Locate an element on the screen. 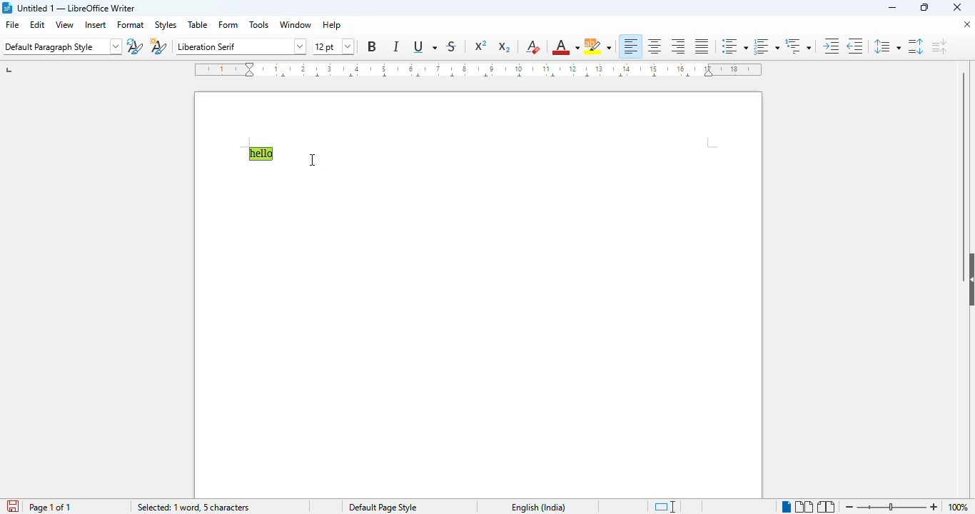  toggle ordered list is located at coordinates (767, 46).